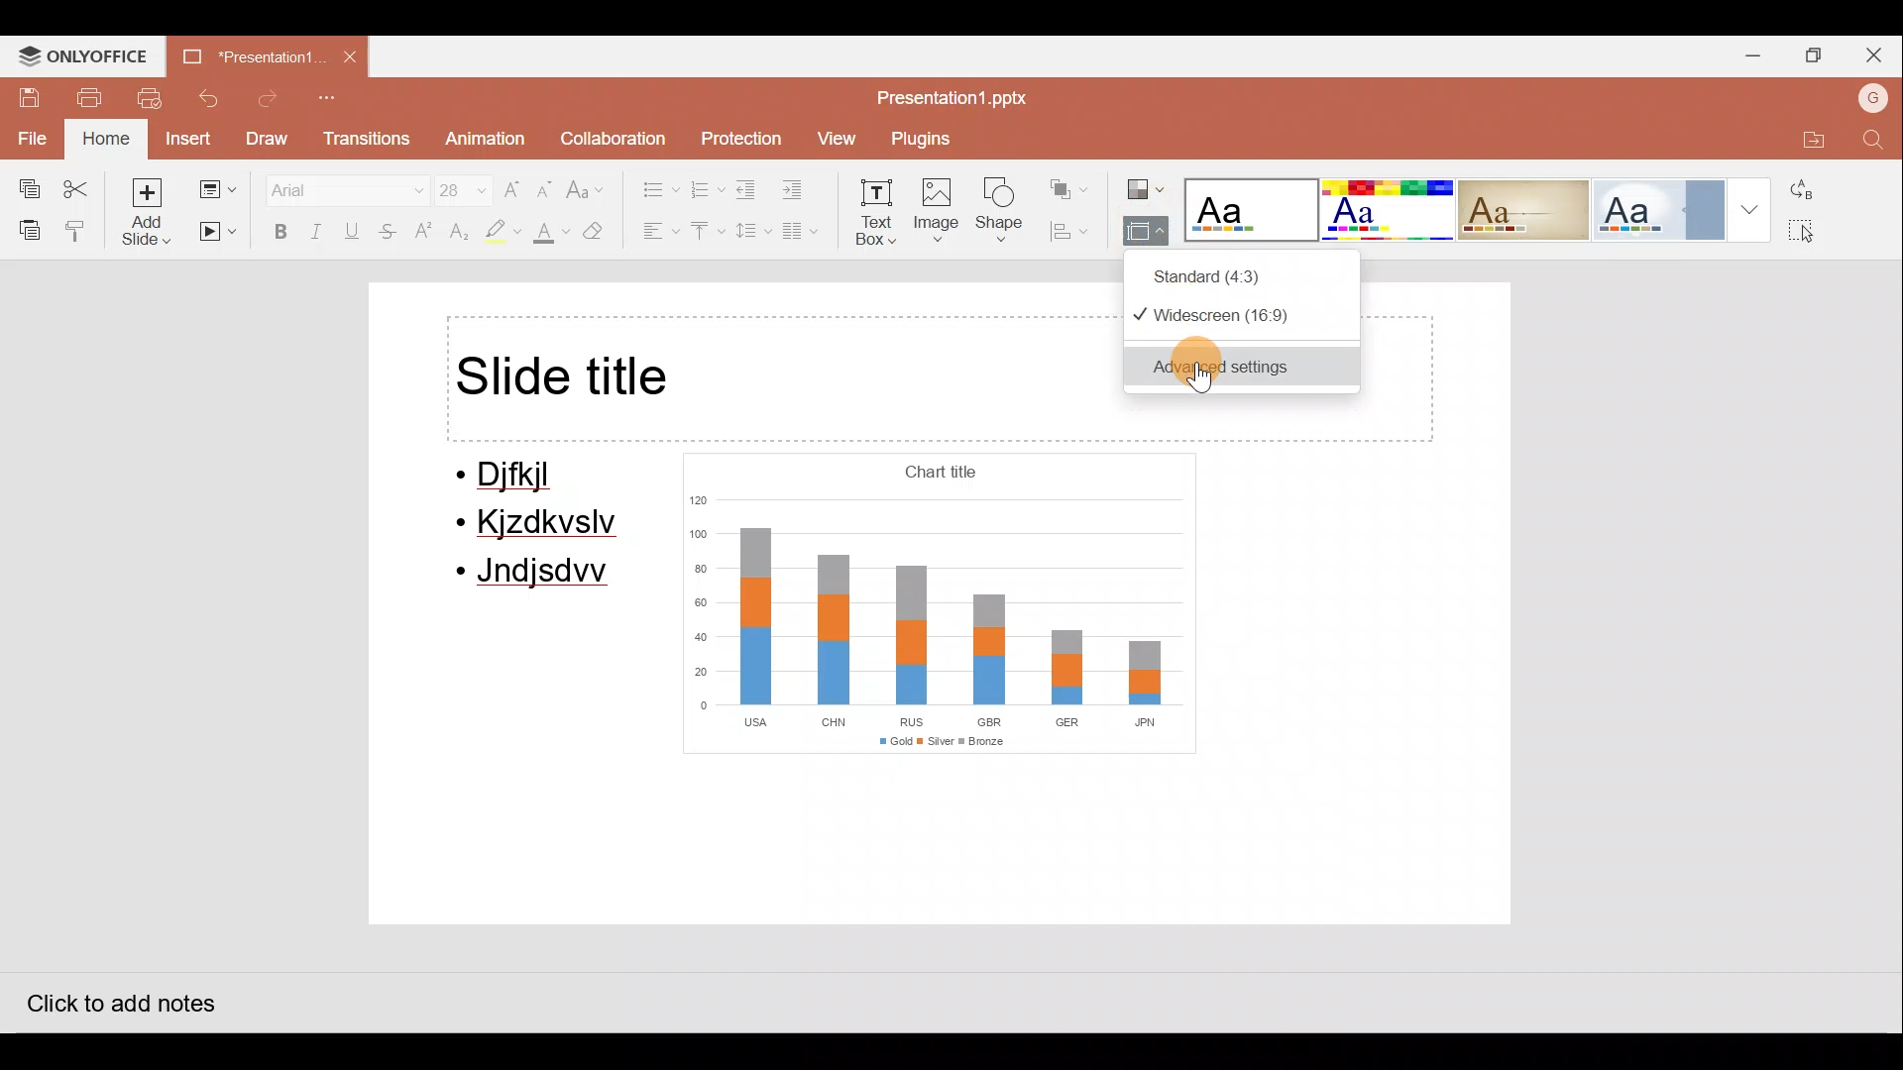 This screenshot has width=1903, height=1070. What do you see at coordinates (317, 230) in the screenshot?
I see `Italic` at bounding box center [317, 230].